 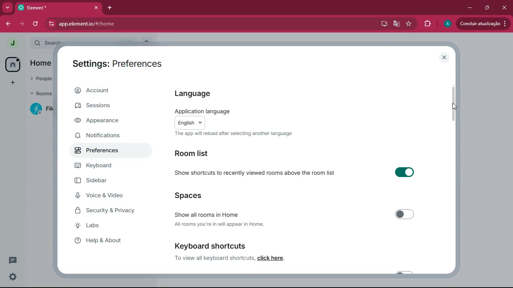 I want to click on toggle on/off, so click(x=405, y=214).